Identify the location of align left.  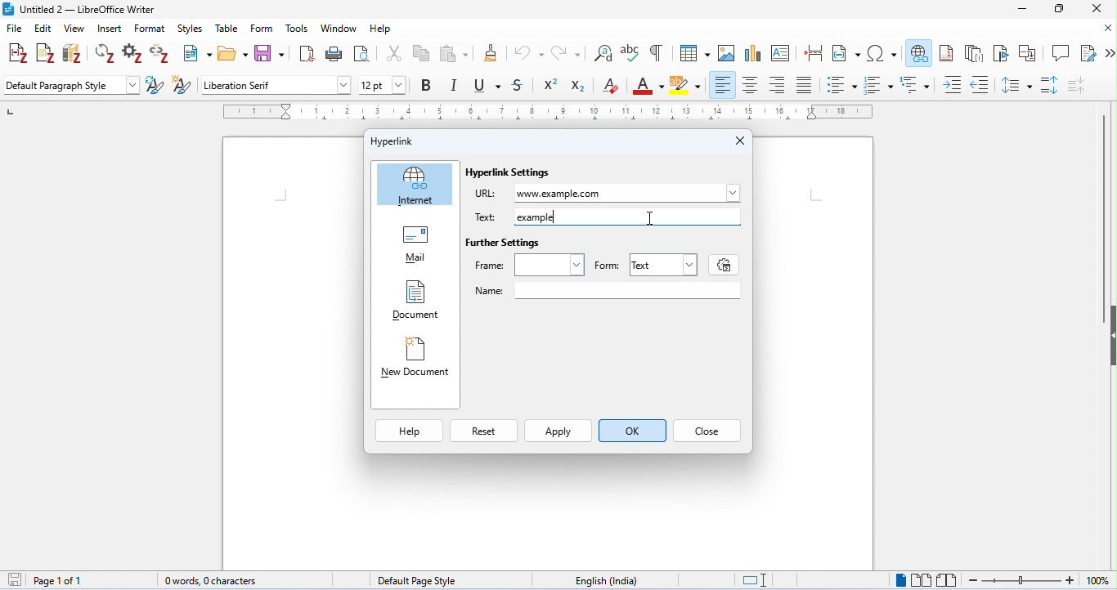
(723, 85).